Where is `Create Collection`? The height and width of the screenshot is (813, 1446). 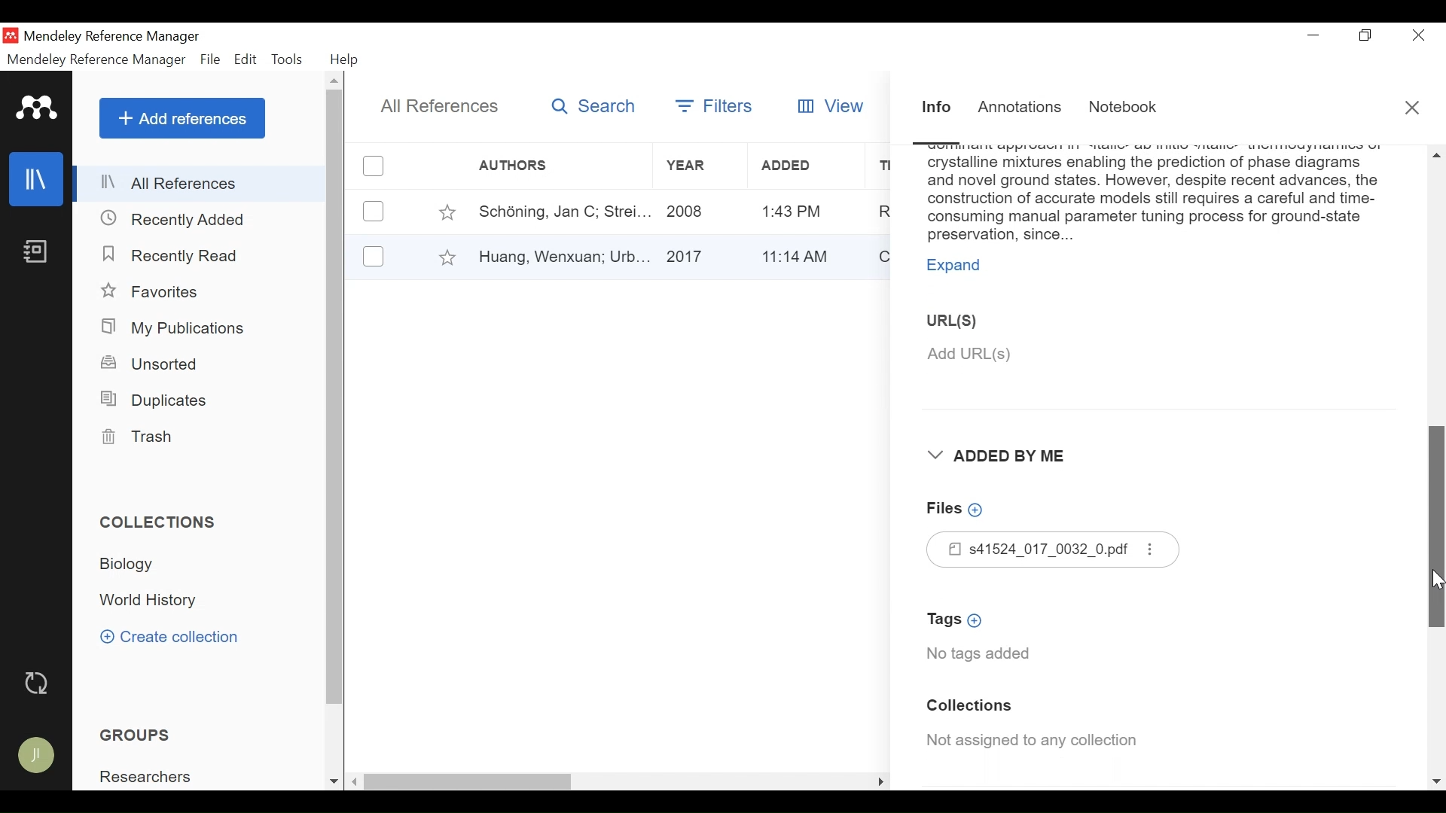 Create Collection is located at coordinates (169, 636).